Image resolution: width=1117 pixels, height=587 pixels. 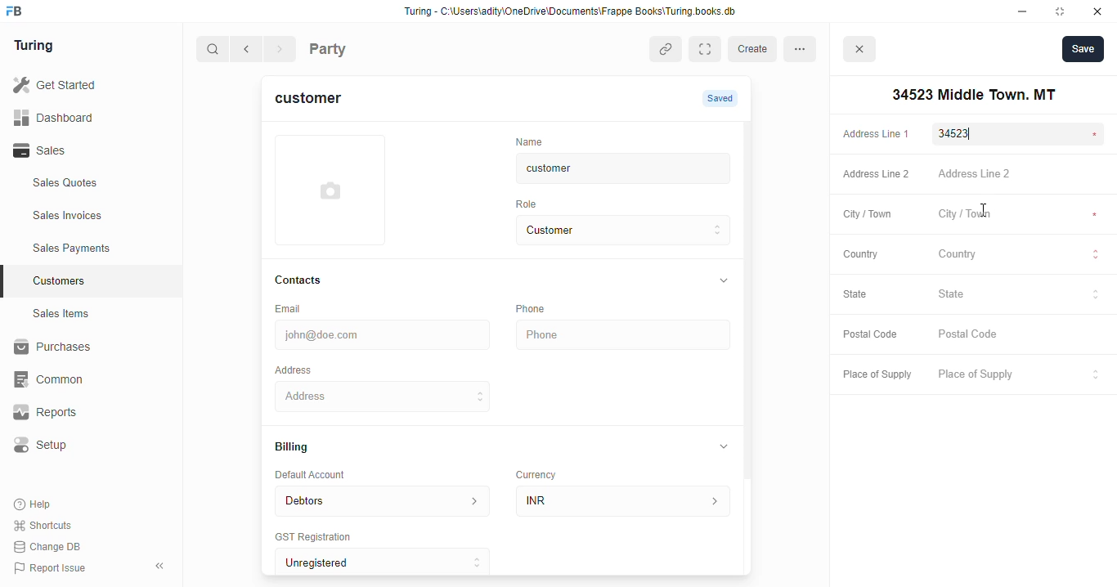 I want to click on Sales Items., so click(x=91, y=314).